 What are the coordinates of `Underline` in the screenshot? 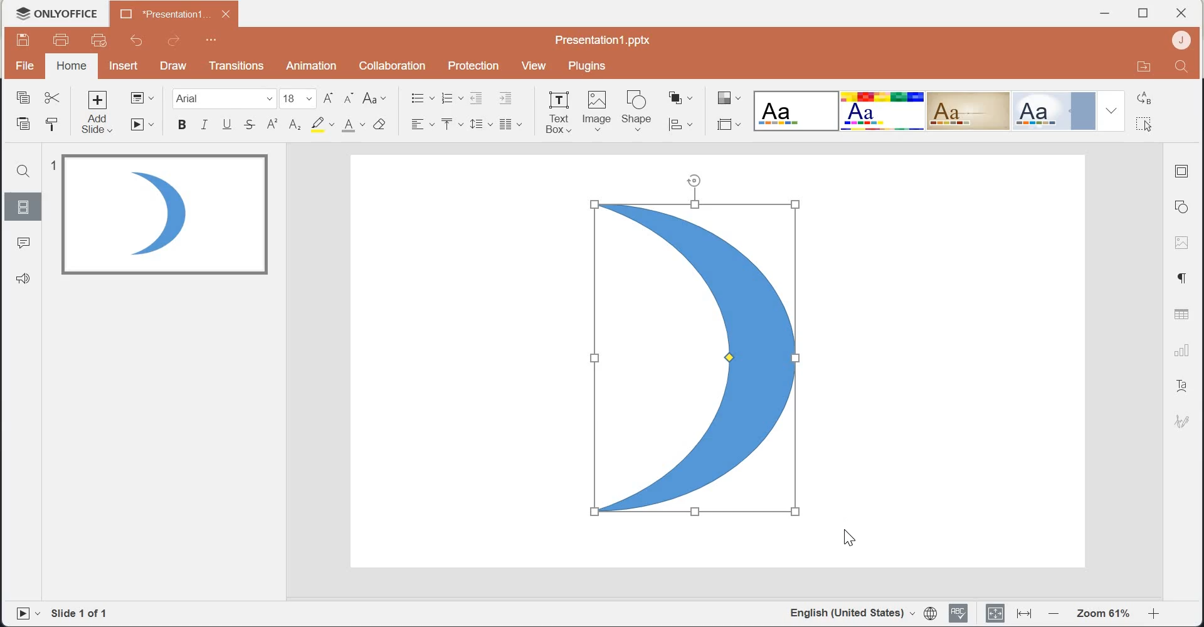 It's located at (230, 124).